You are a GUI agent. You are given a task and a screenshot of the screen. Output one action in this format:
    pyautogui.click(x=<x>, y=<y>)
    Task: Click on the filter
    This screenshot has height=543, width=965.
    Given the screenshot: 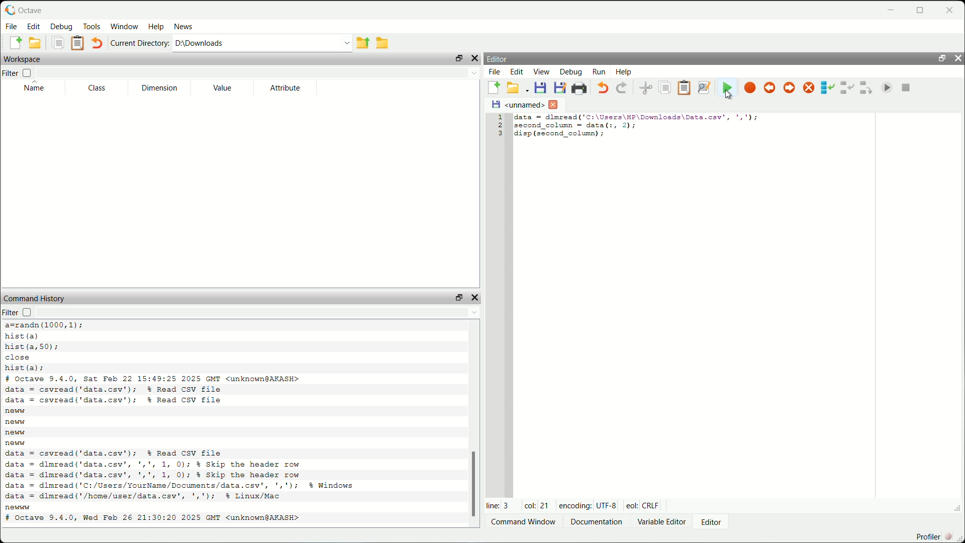 What is the action you would take?
    pyautogui.click(x=19, y=73)
    